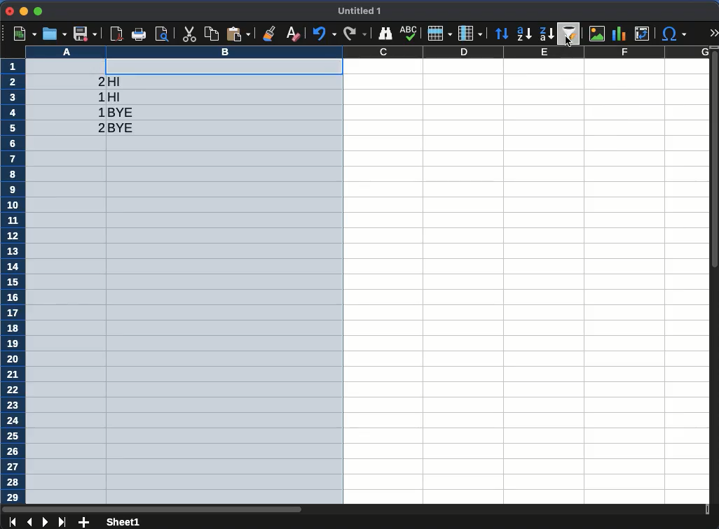 The height and width of the screenshot is (529, 719). What do you see at coordinates (12, 521) in the screenshot?
I see `first sheet` at bounding box center [12, 521].